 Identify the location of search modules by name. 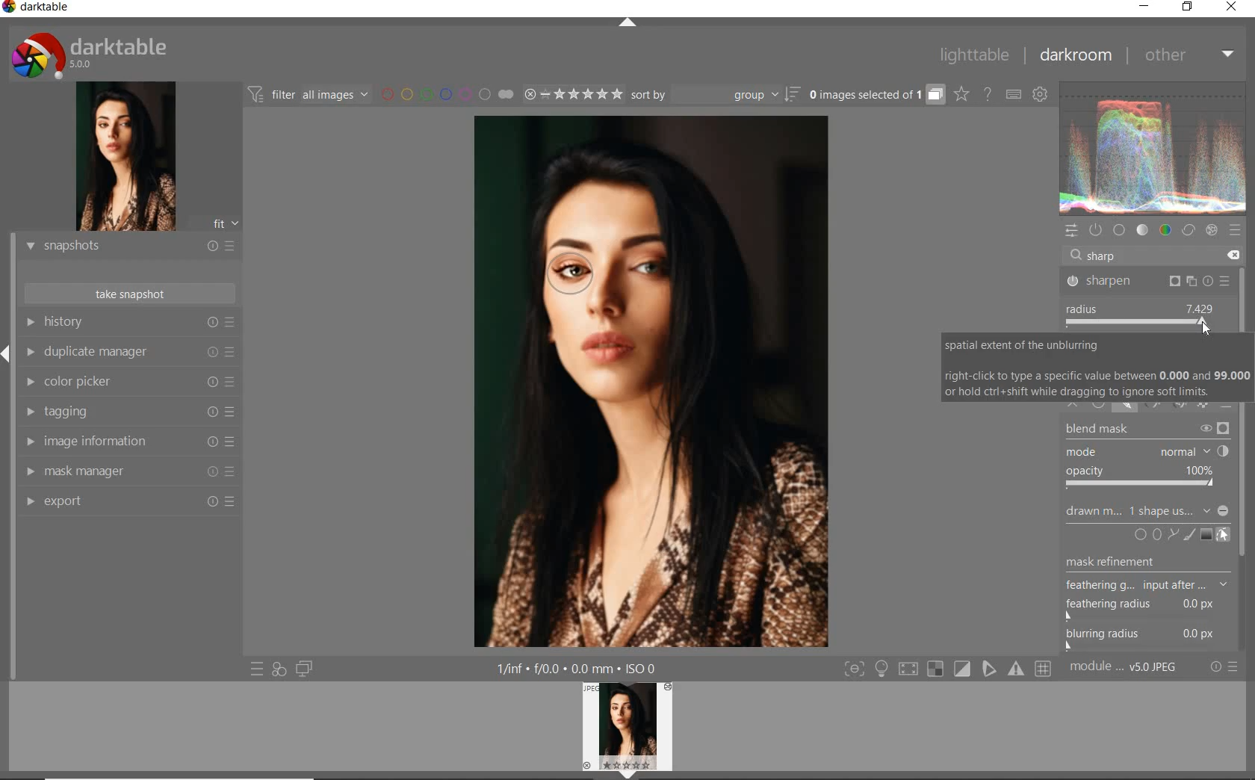
(1149, 255).